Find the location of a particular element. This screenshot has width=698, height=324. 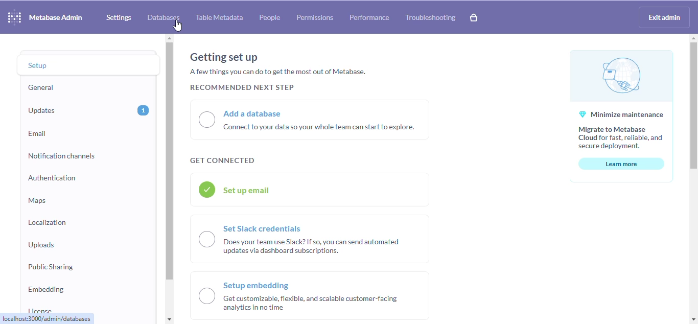

add a database is located at coordinates (310, 120).